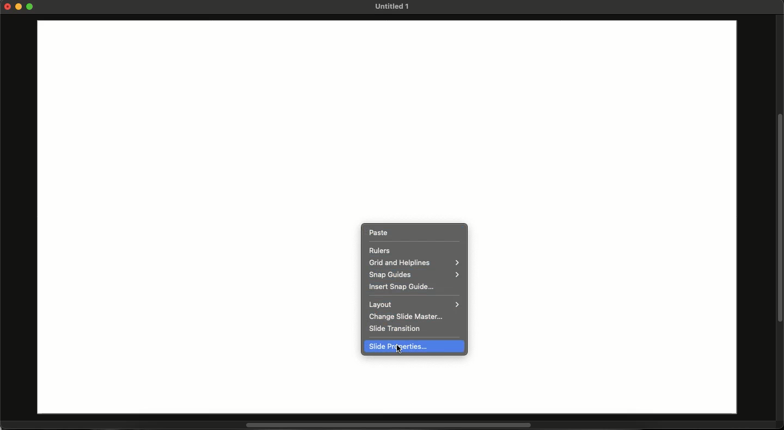 The width and height of the screenshot is (784, 430). I want to click on Change slide master, so click(411, 317).